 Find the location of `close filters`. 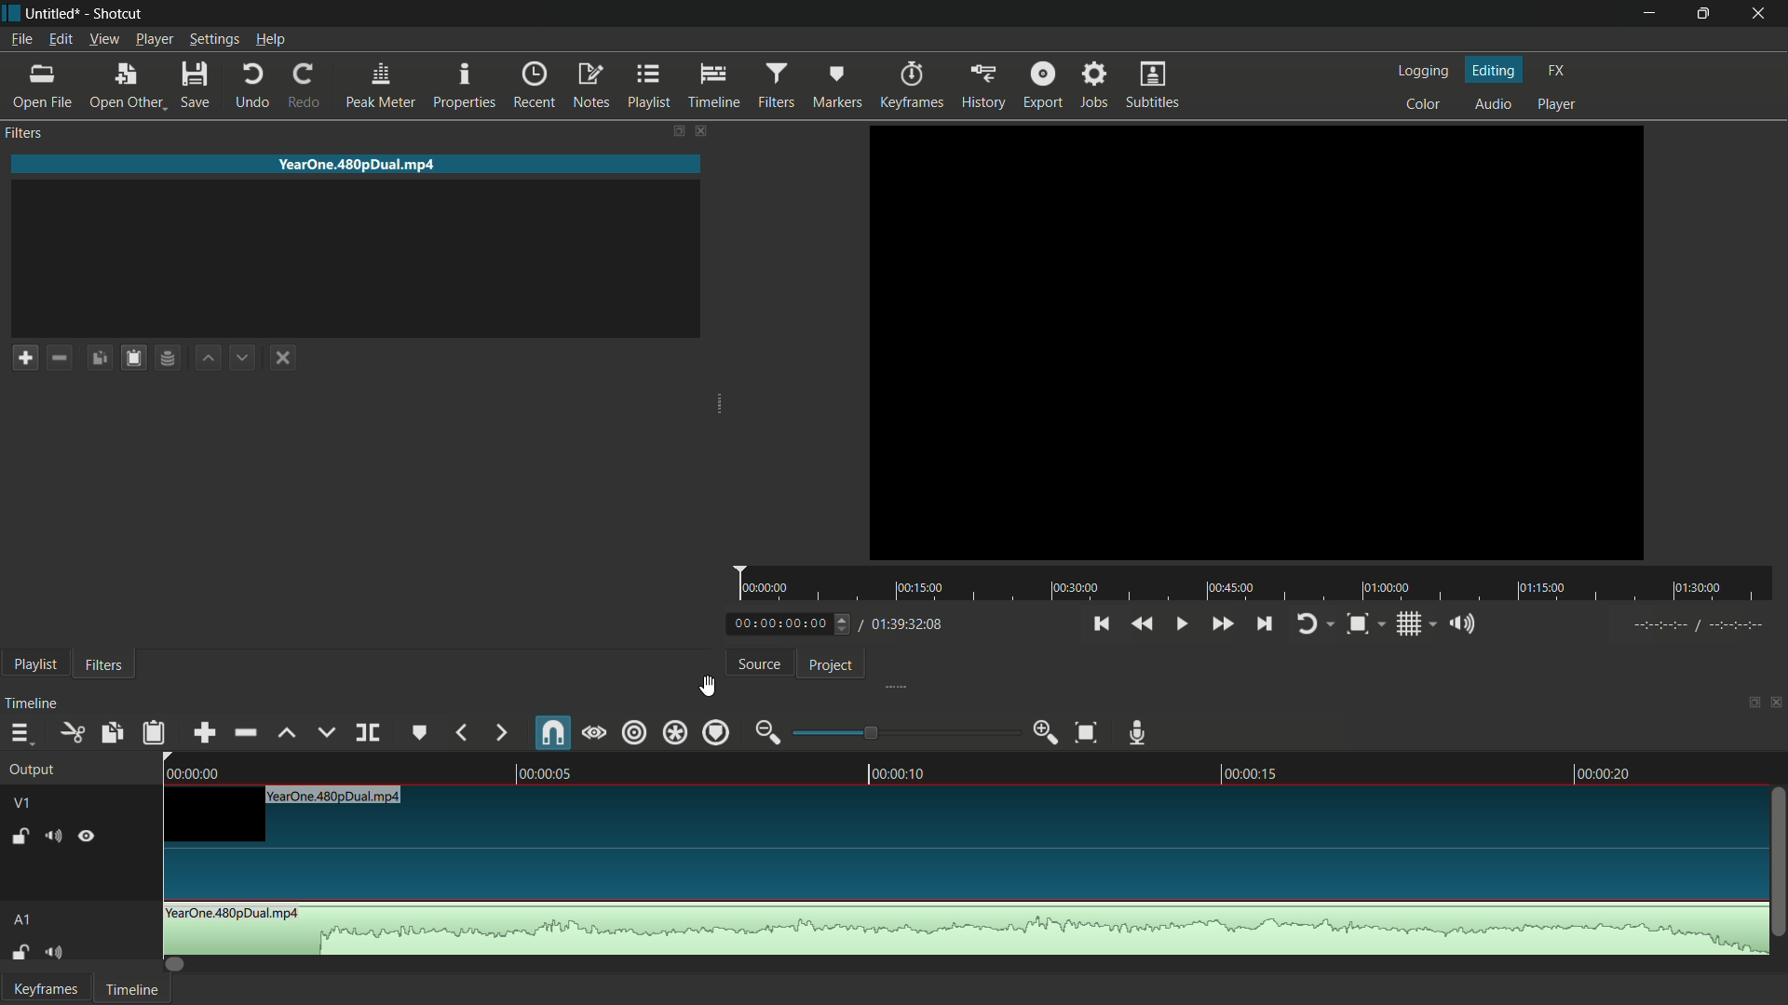

close filters is located at coordinates (703, 130).